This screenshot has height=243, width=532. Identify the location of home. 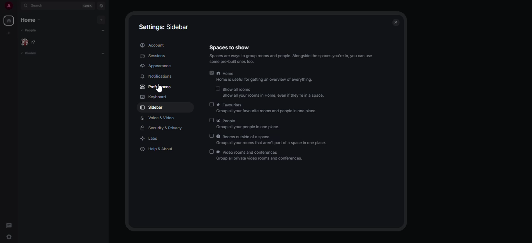
(9, 20).